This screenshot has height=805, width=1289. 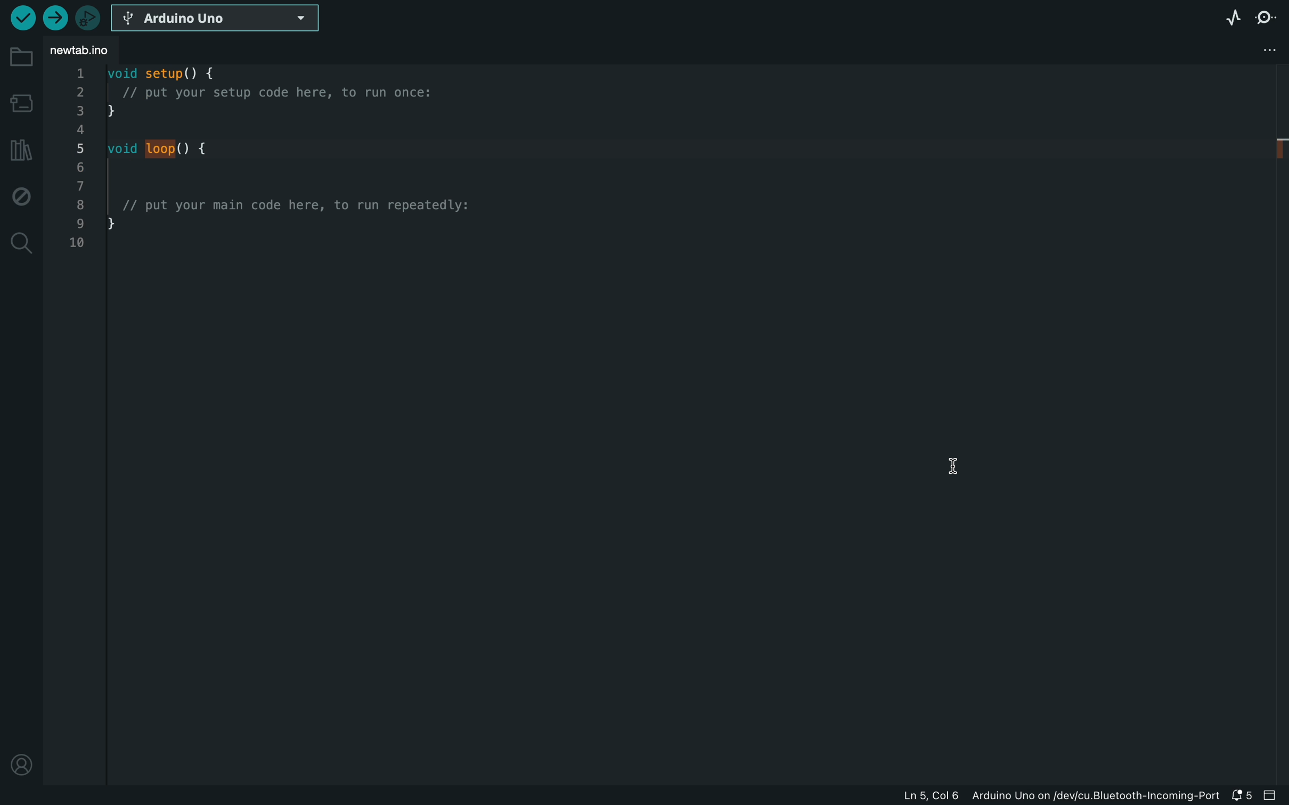 What do you see at coordinates (1233, 18) in the screenshot?
I see `serial plotter` at bounding box center [1233, 18].